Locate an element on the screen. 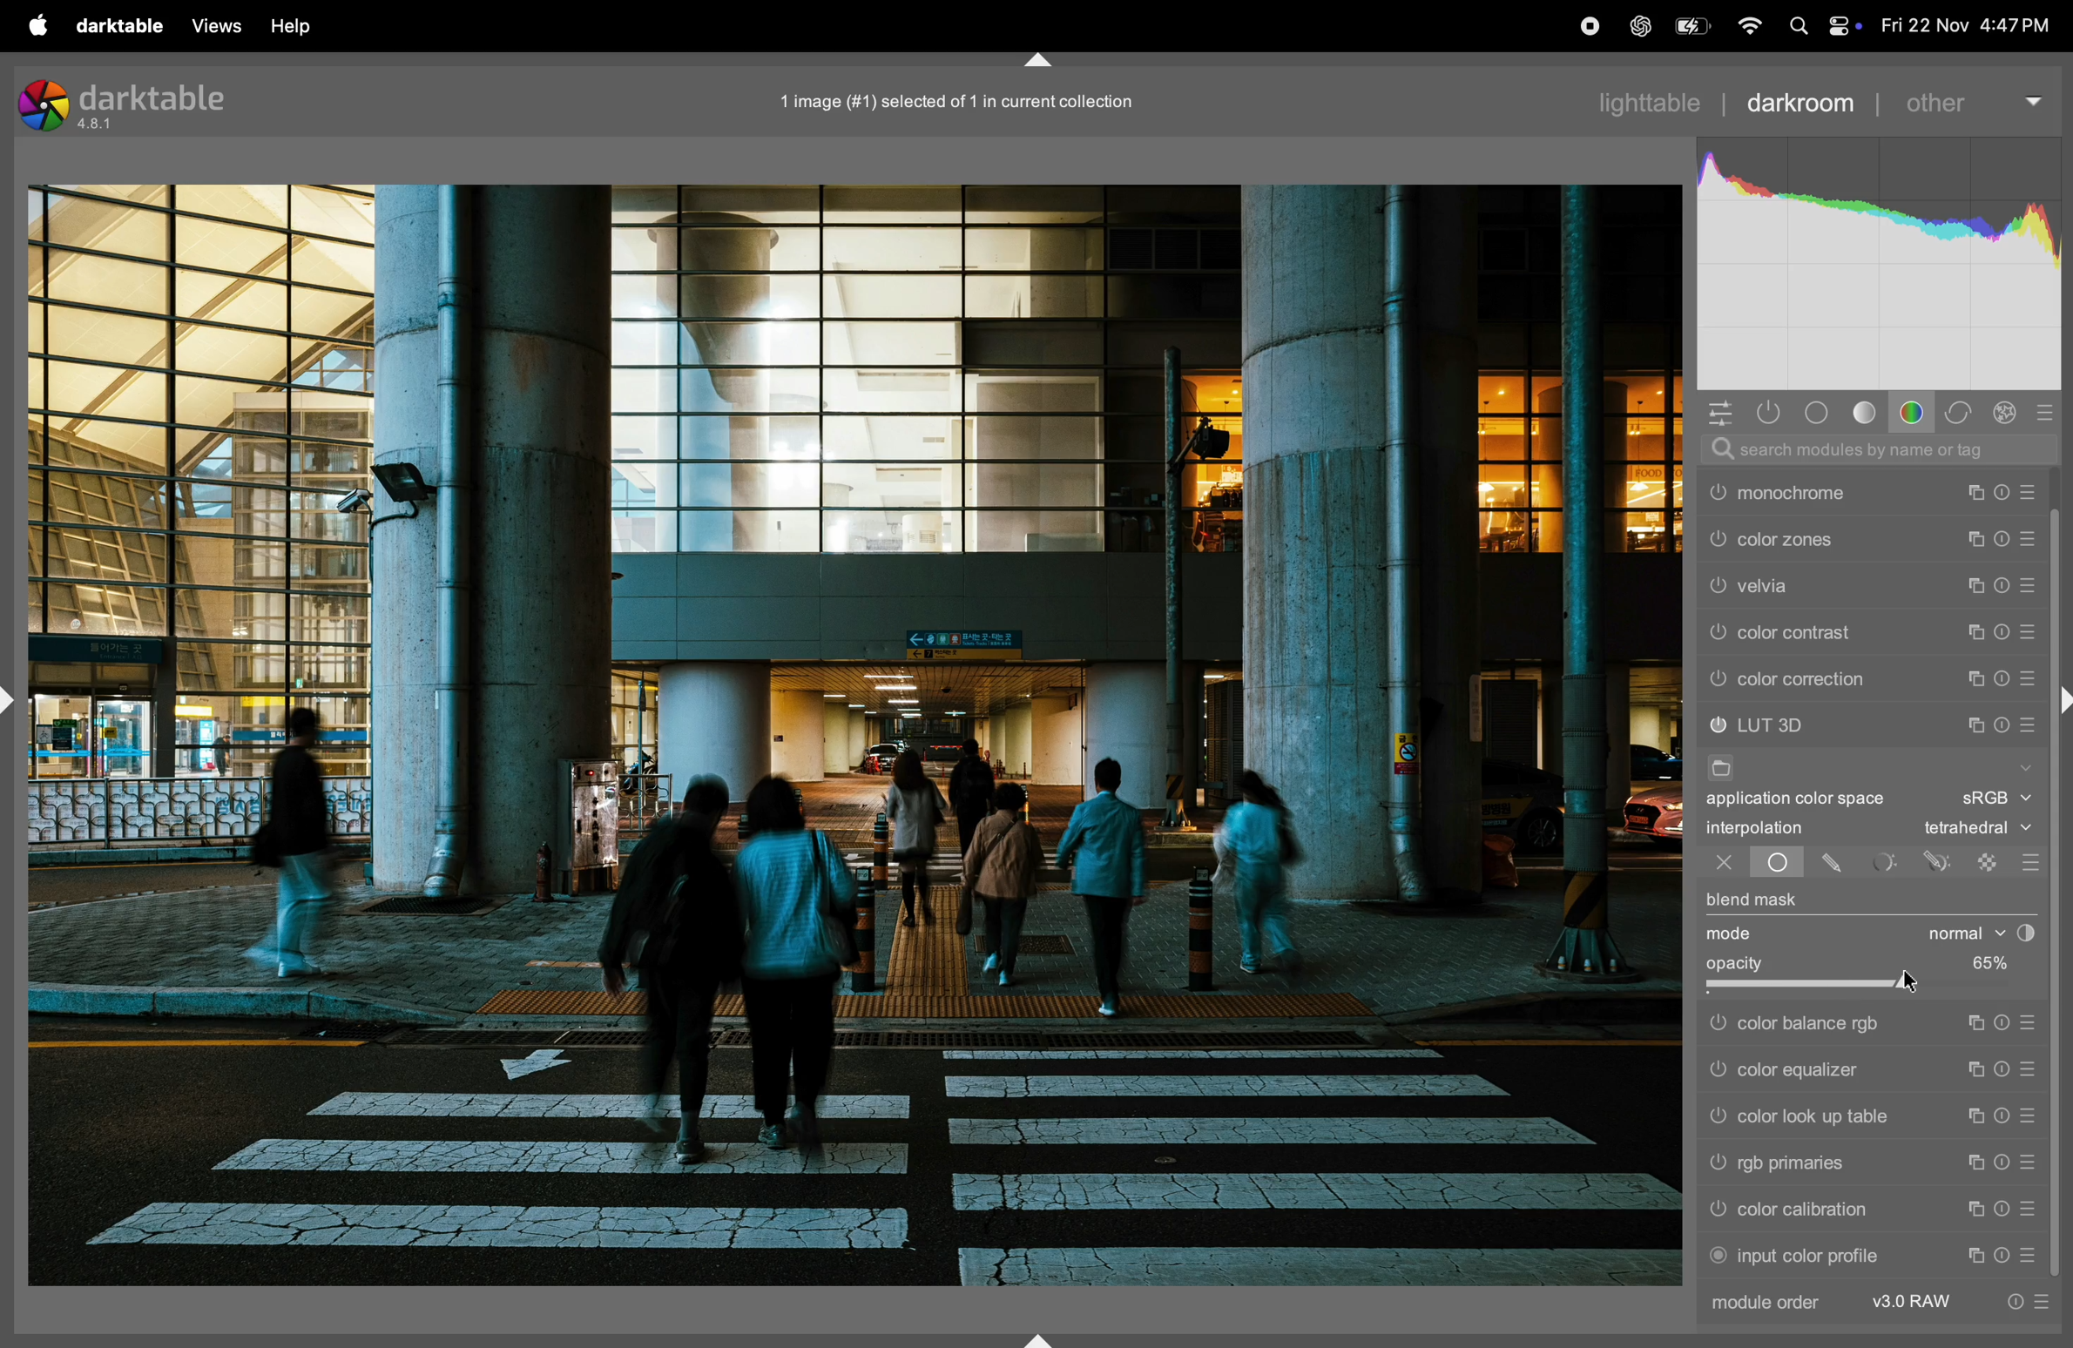 The width and height of the screenshot is (2073, 1348). apple menu is located at coordinates (38, 24).